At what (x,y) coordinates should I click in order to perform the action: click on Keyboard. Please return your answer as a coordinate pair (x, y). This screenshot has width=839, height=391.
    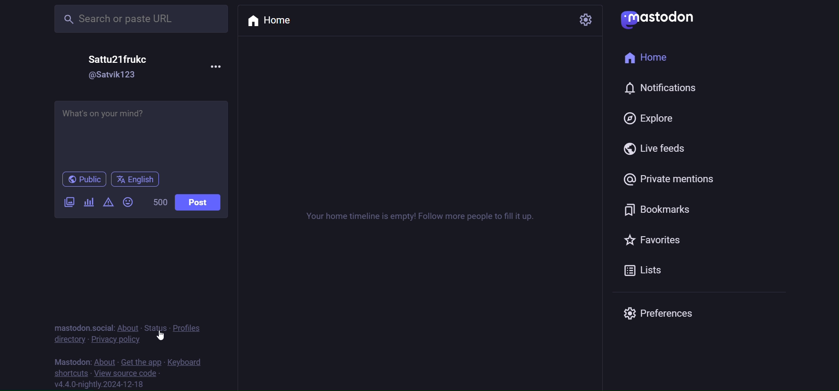
    Looking at the image, I should click on (185, 360).